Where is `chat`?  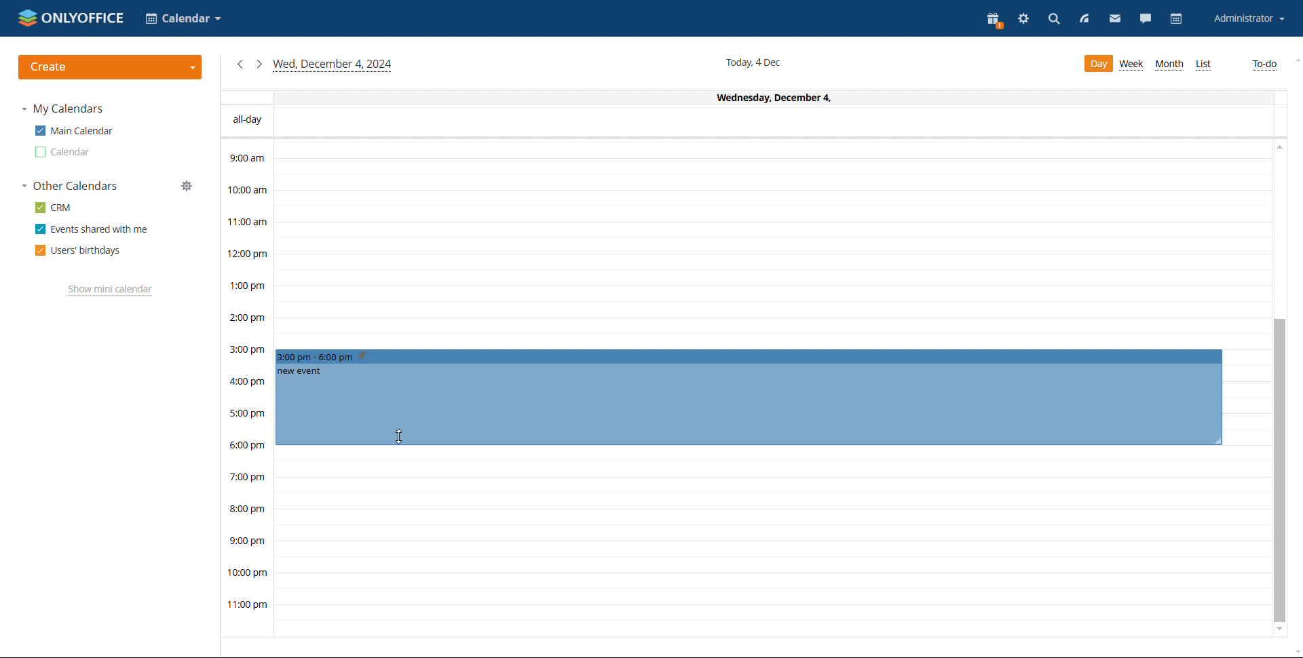
chat is located at coordinates (1146, 18).